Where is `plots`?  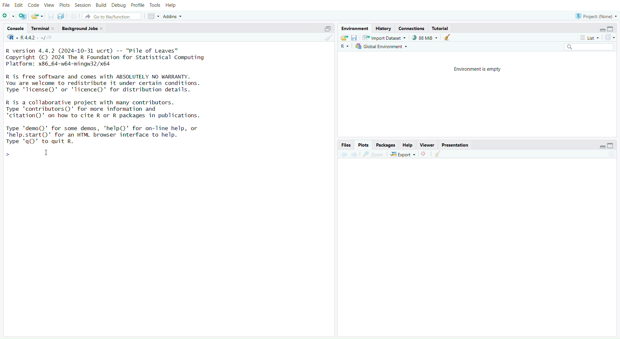
plots is located at coordinates (365, 145).